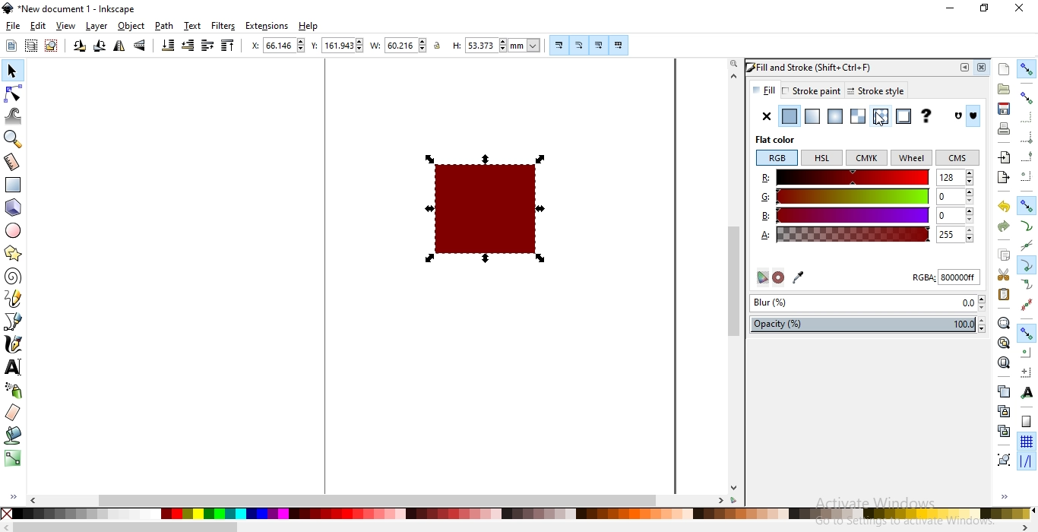 The image size is (1038, 532). Describe the element at coordinates (343, 46) in the screenshot. I see `161.943` at that location.